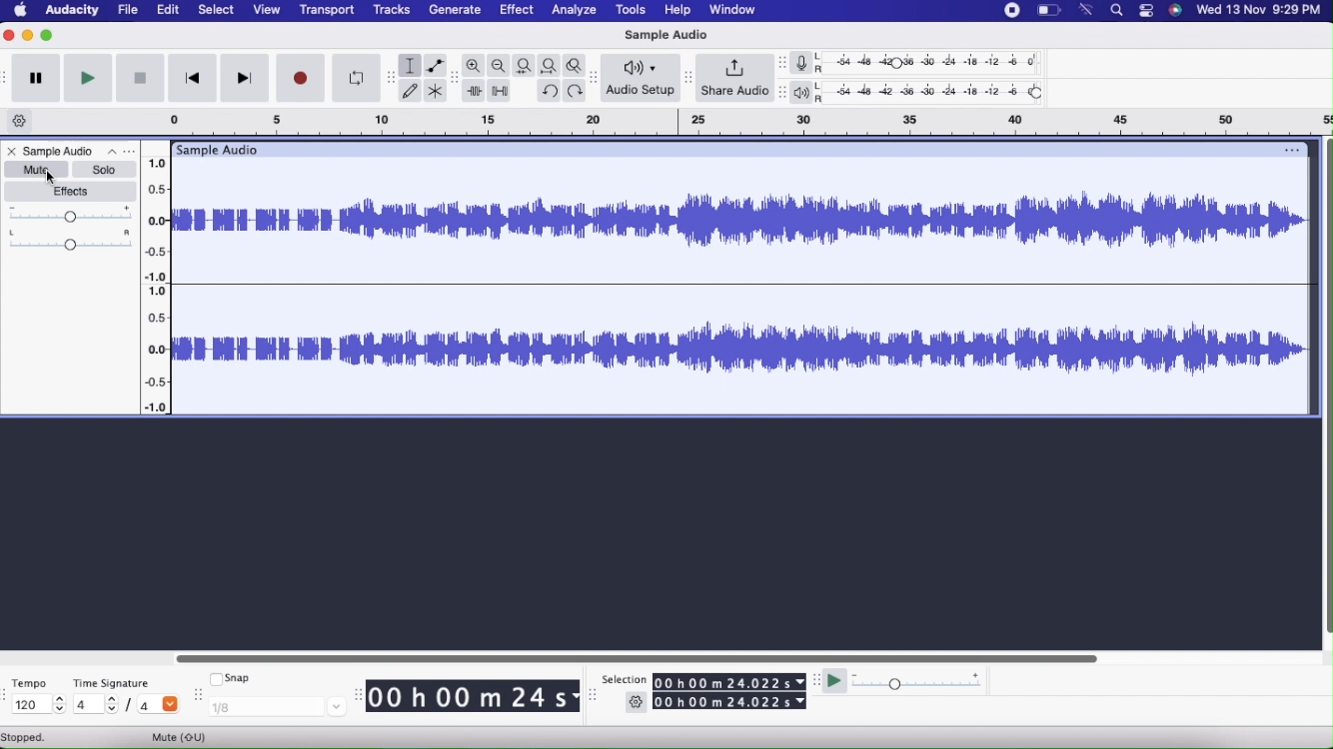  I want to click on 00 h 00 m 24 s, so click(474, 697).